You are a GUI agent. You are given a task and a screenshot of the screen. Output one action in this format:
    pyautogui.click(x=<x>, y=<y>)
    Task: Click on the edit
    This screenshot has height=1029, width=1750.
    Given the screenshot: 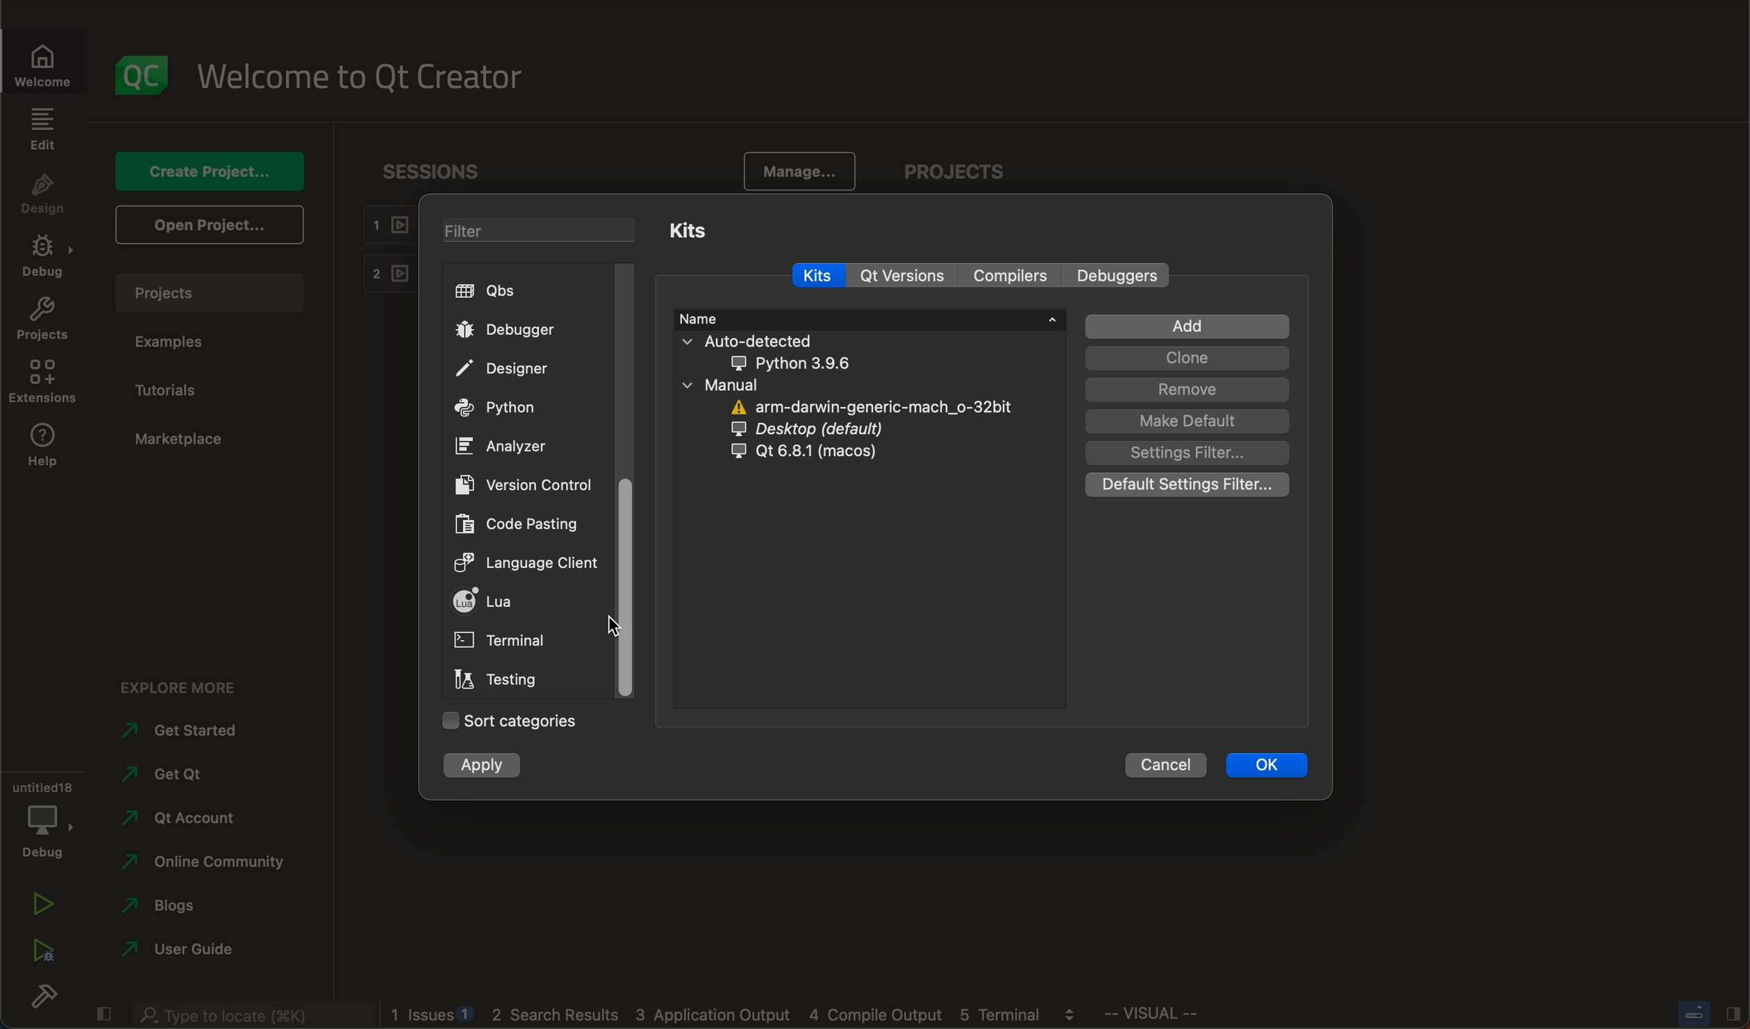 What is the action you would take?
    pyautogui.click(x=44, y=128)
    